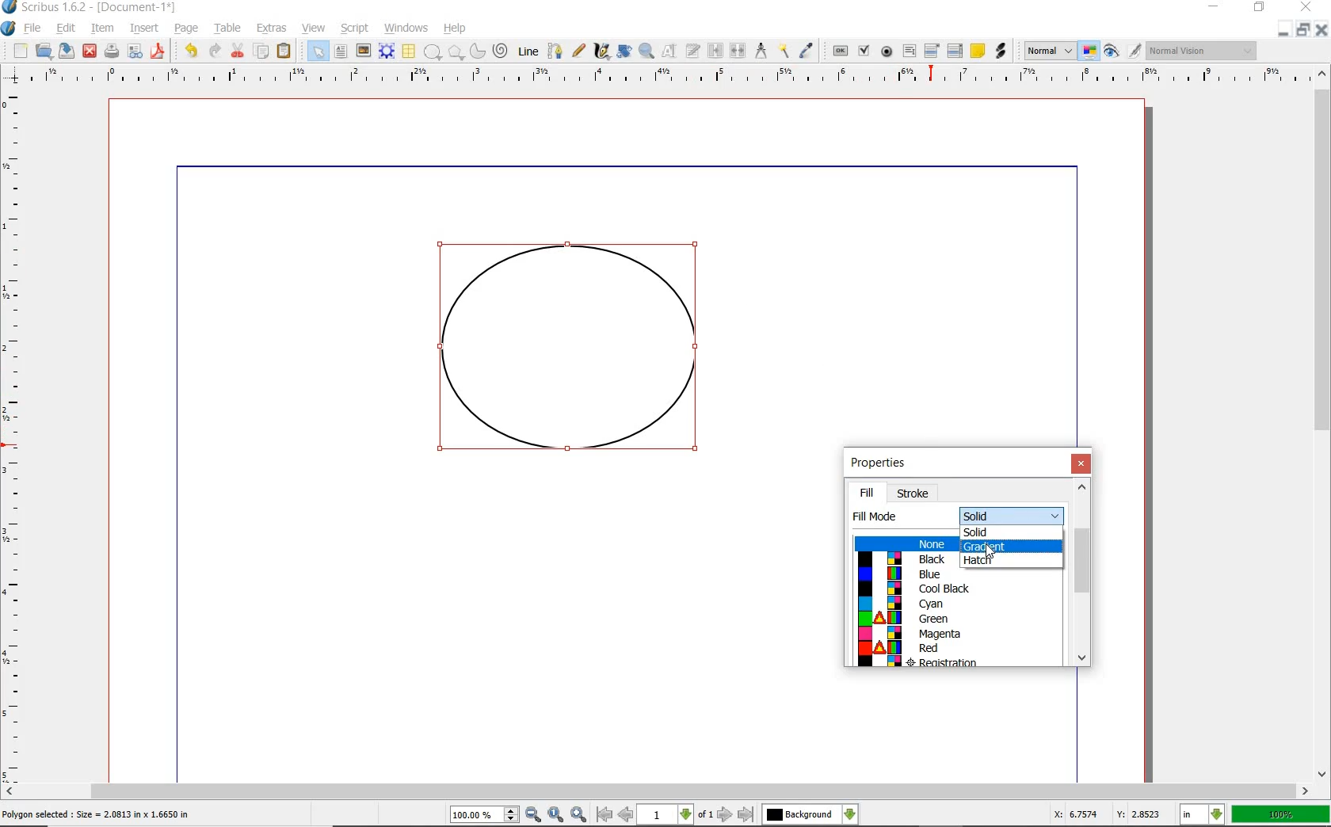 The height and width of the screenshot is (827, 1331). I want to click on colorcolor, so click(959, 661).